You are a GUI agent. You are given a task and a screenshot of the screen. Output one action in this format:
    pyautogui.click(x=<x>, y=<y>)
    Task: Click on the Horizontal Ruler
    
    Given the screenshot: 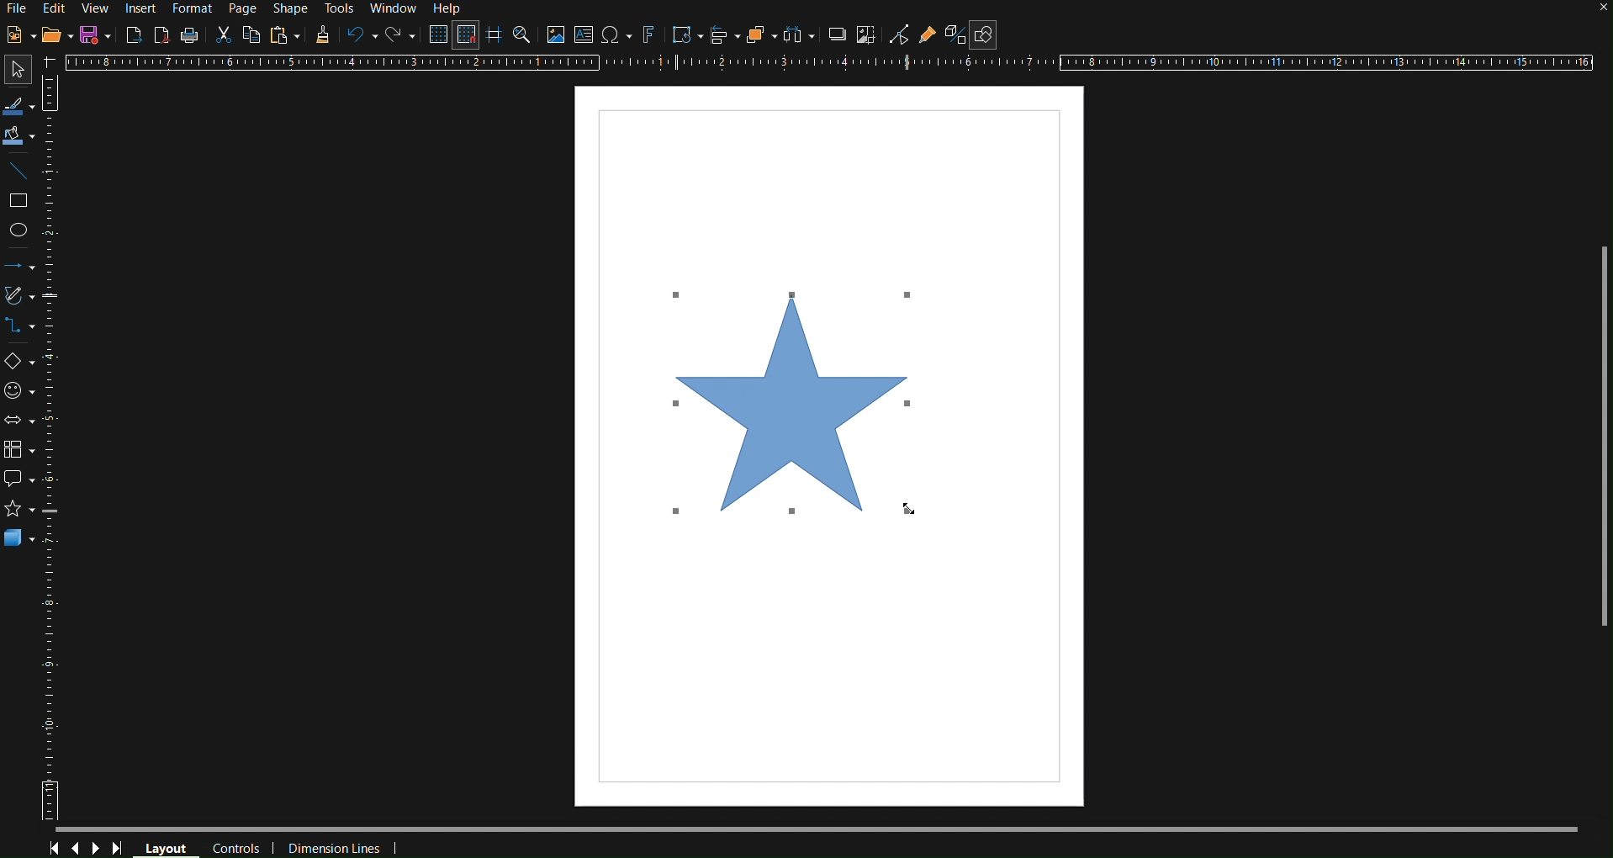 What is the action you would take?
    pyautogui.click(x=828, y=63)
    